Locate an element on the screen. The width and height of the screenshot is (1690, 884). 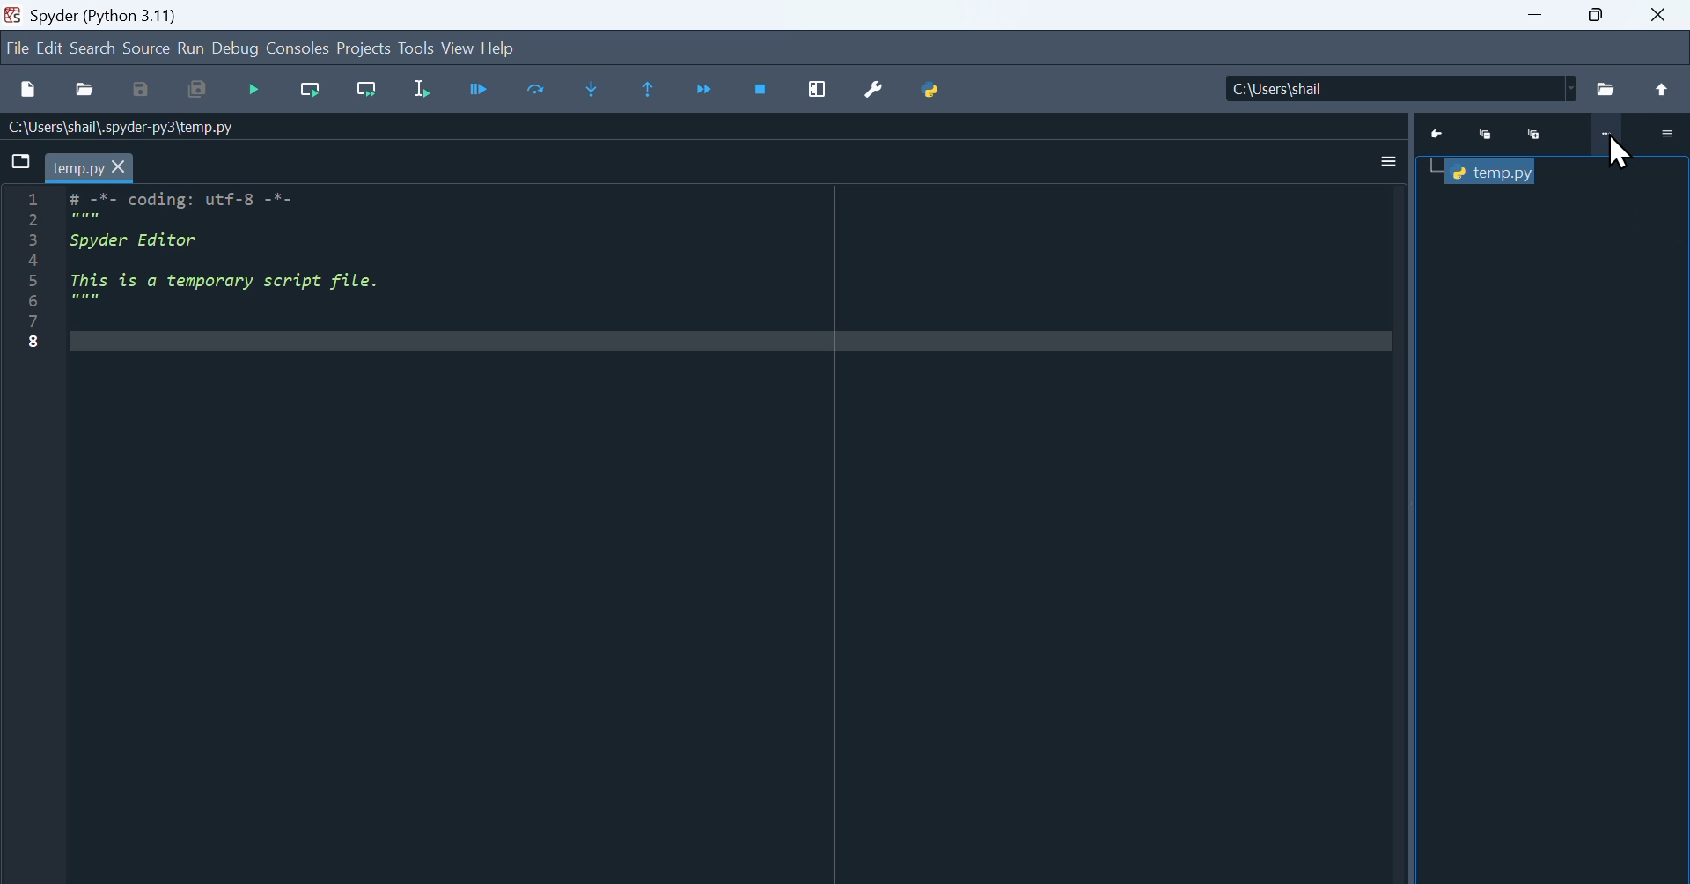
More options is located at coordinates (1390, 162).